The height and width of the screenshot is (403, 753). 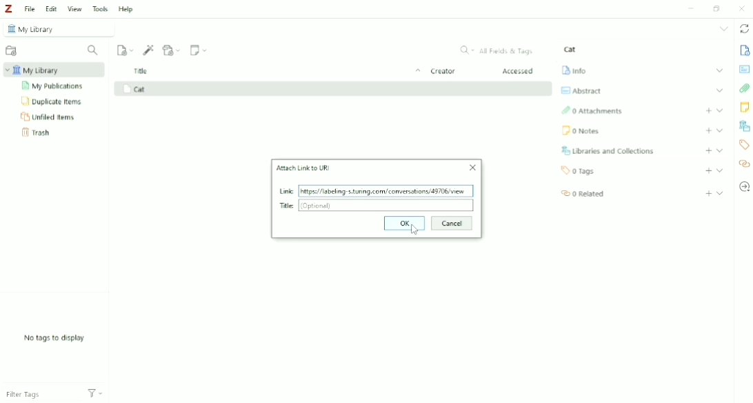 I want to click on Edit, so click(x=51, y=9).